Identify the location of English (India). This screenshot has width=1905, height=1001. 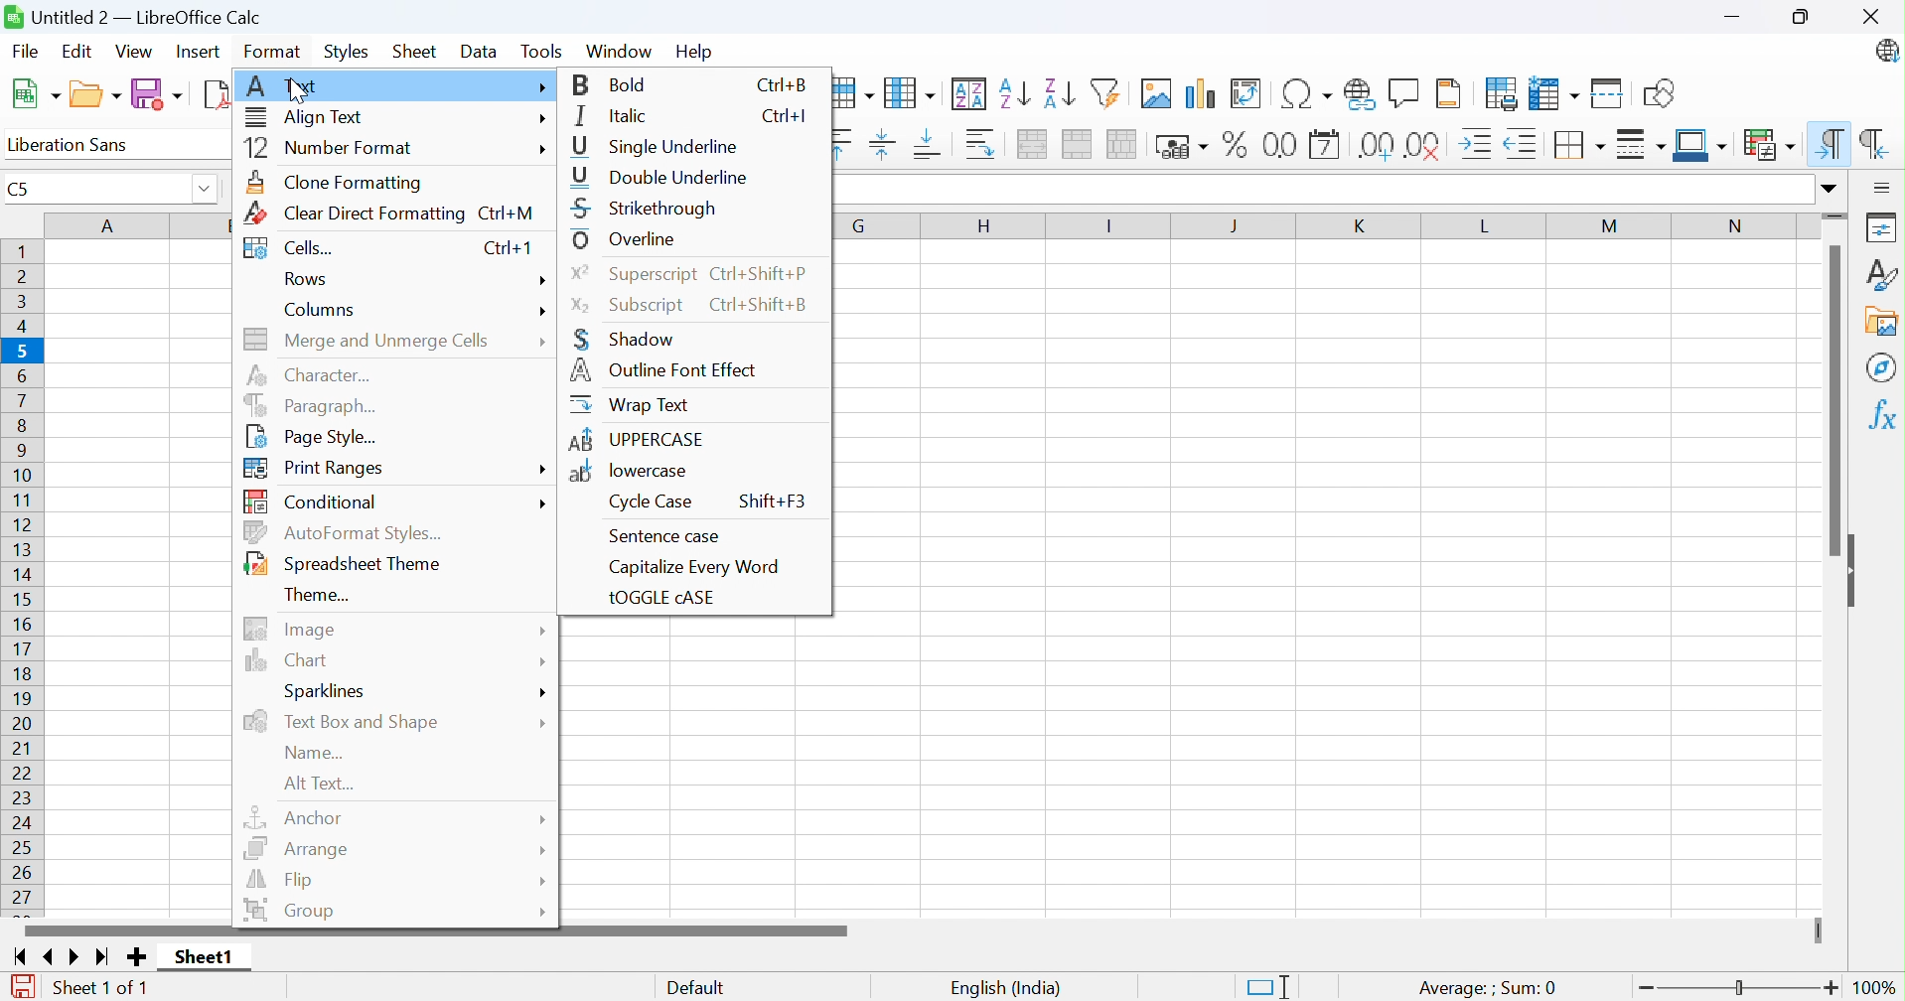
(1007, 989).